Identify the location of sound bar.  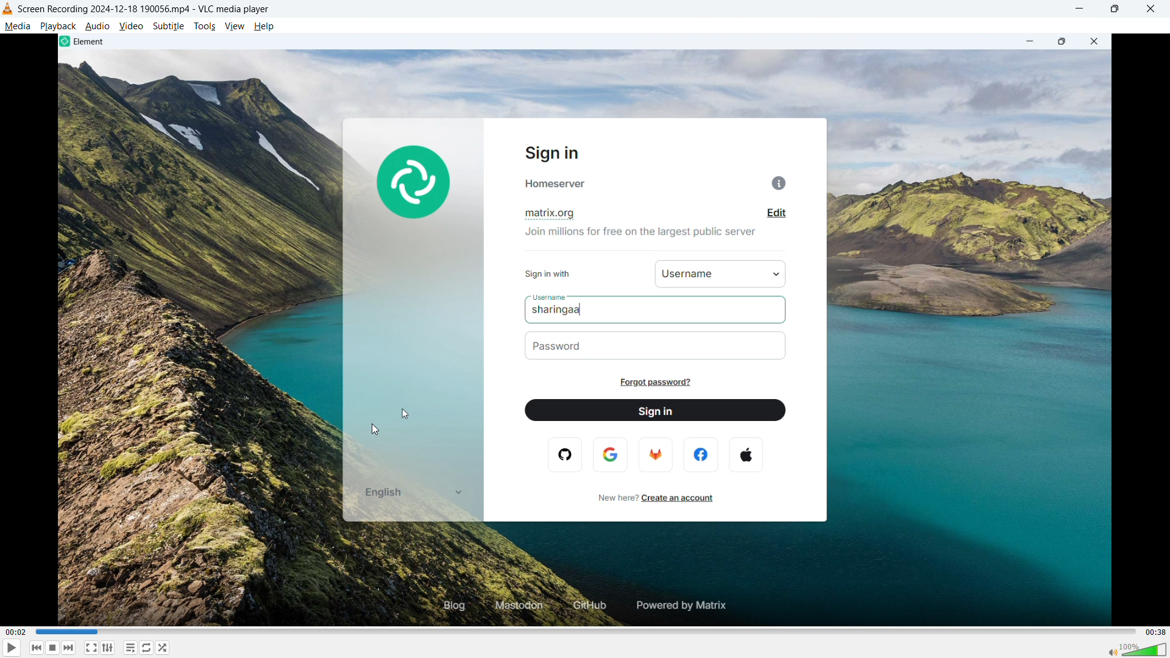
(1136, 649).